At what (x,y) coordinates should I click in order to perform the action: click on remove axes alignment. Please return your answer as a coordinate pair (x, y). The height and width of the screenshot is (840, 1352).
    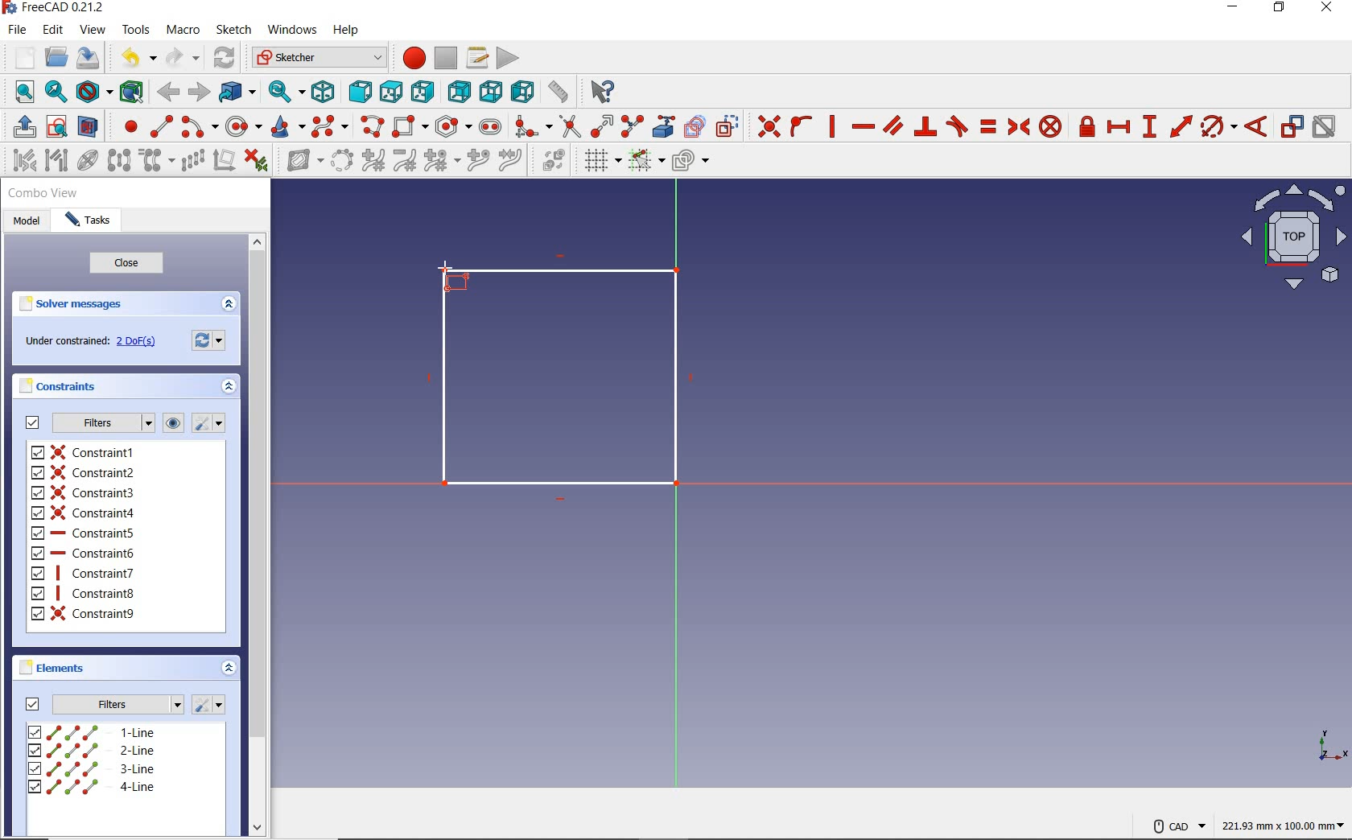
    Looking at the image, I should click on (224, 162).